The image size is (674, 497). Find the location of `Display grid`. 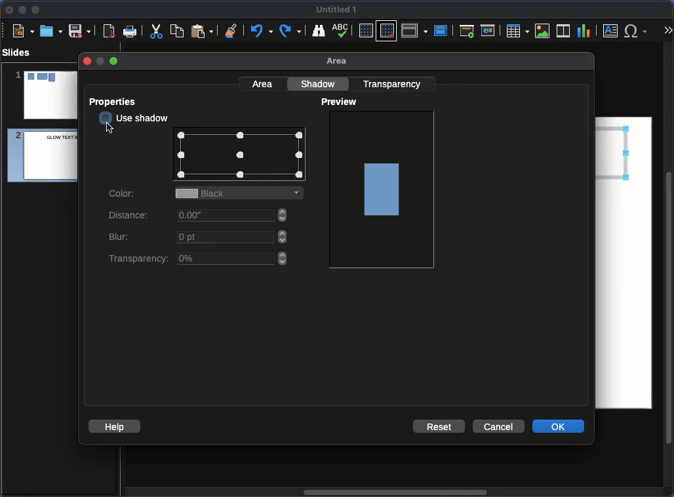

Display grid is located at coordinates (365, 31).